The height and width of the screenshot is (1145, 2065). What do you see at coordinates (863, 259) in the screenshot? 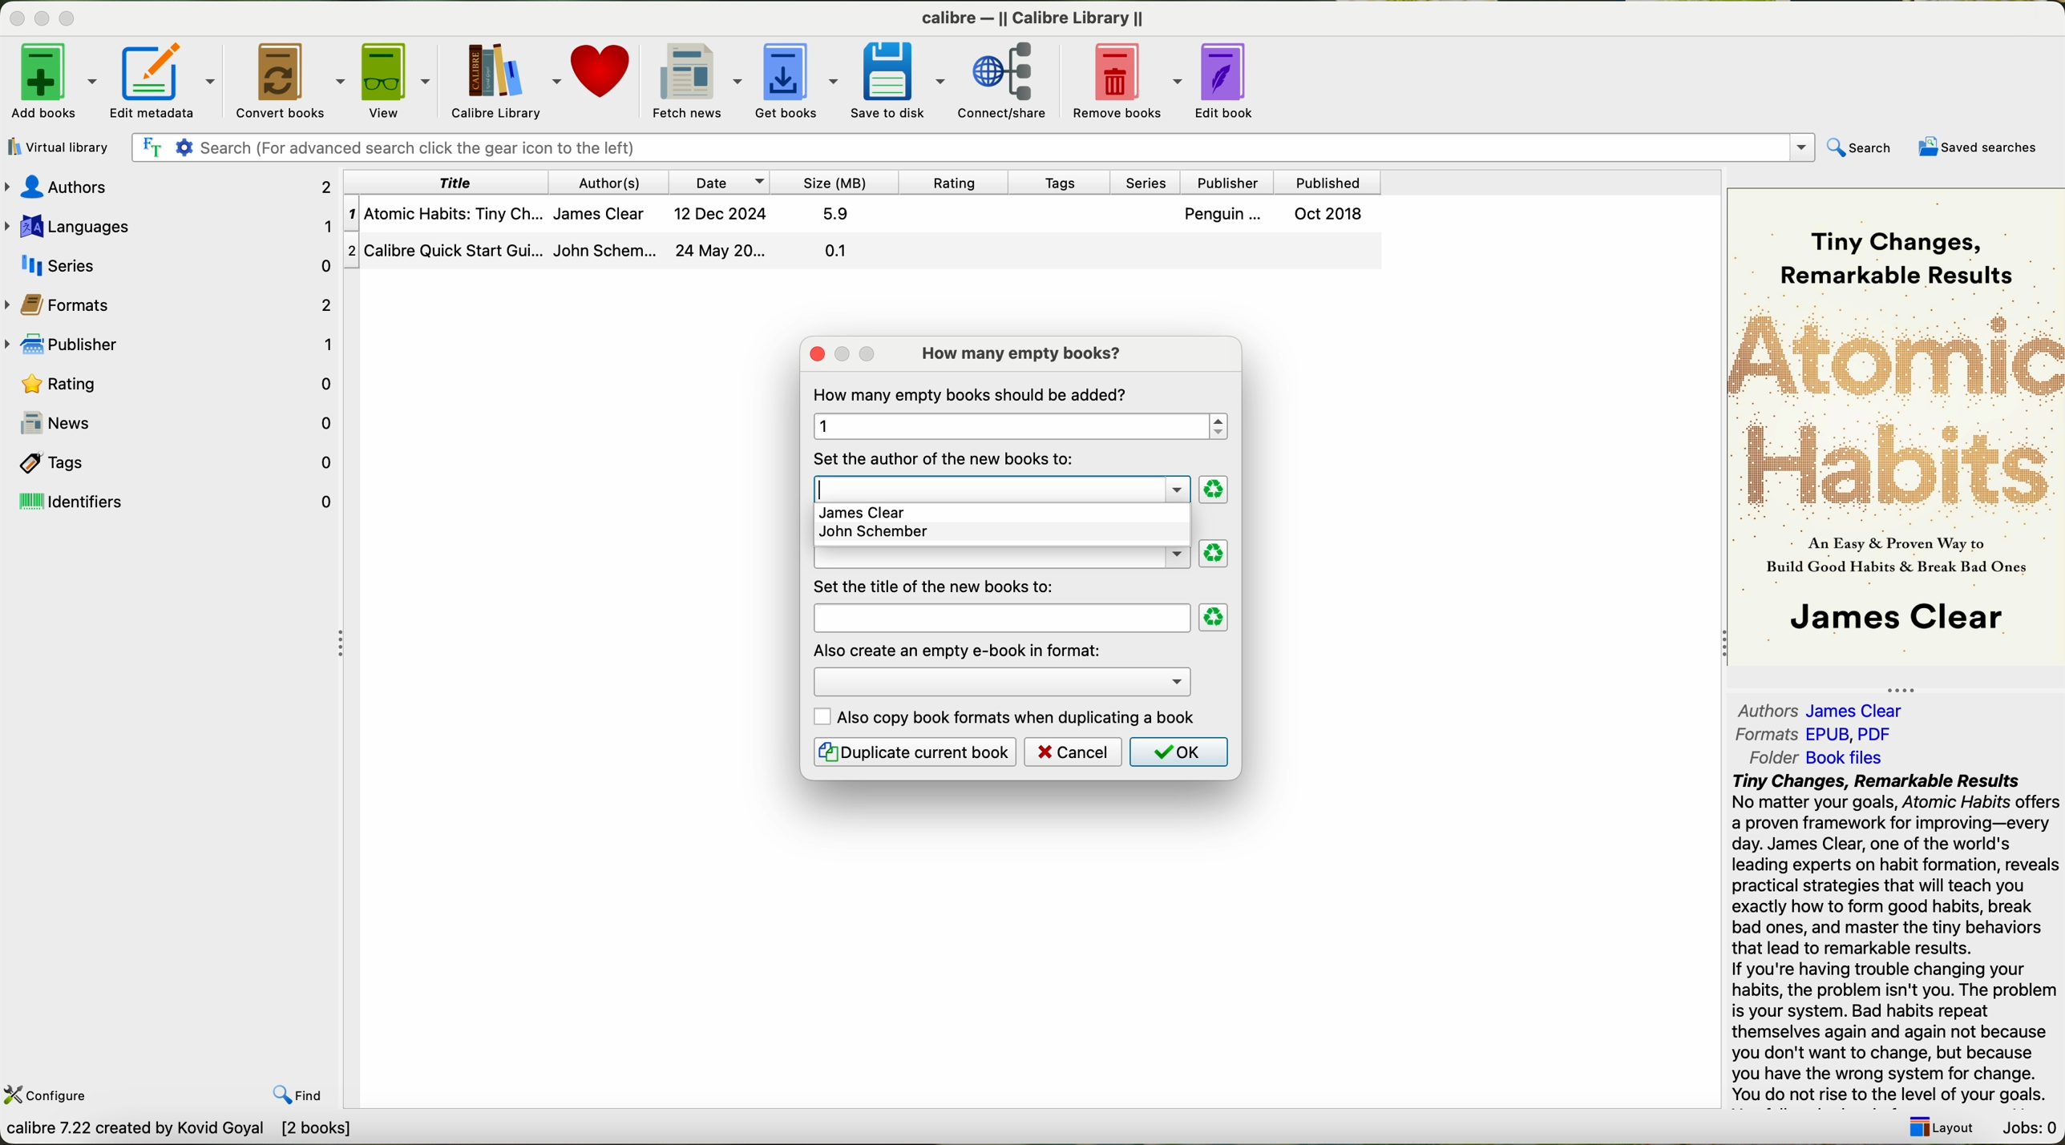
I see `second book` at bounding box center [863, 259].